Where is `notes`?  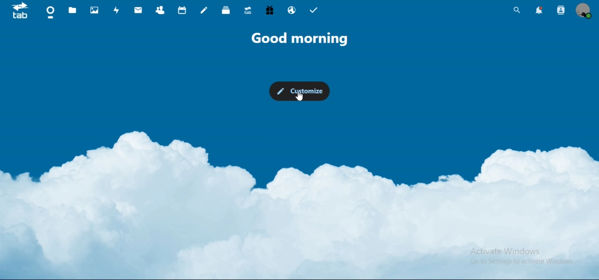
notes is located at coordinates (205, 10).